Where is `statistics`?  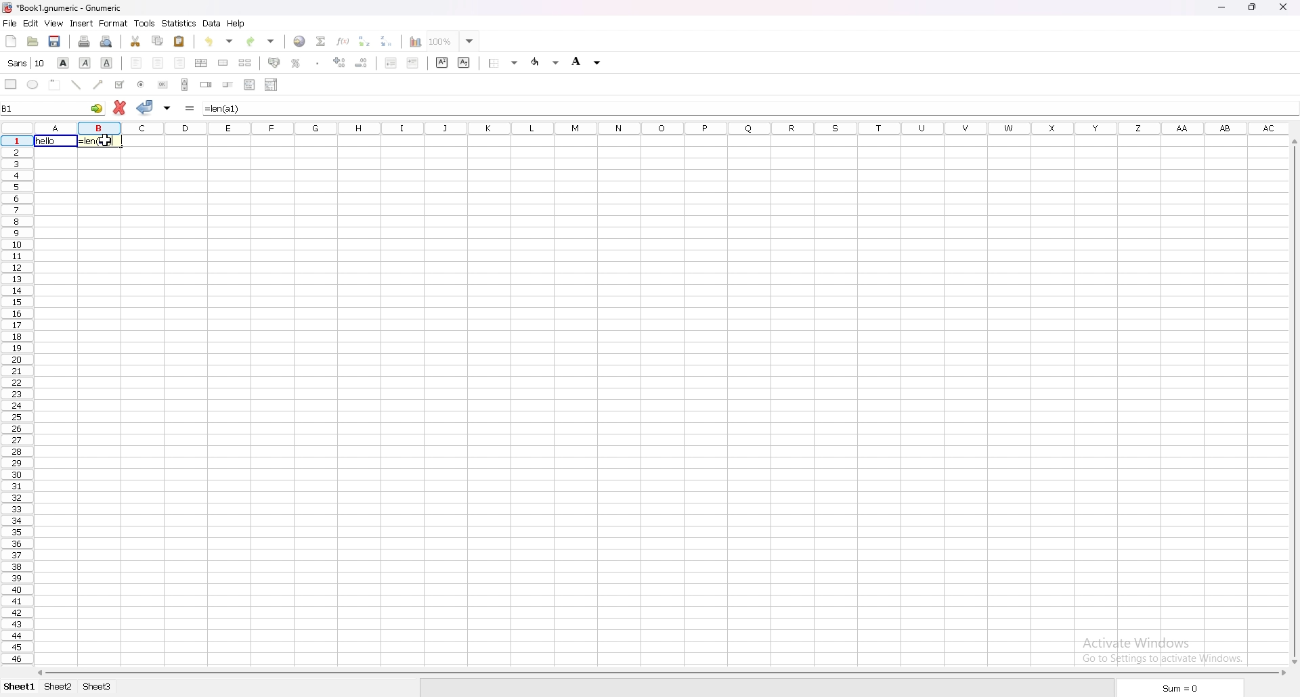
statistics is located at coordinates (179, 24).